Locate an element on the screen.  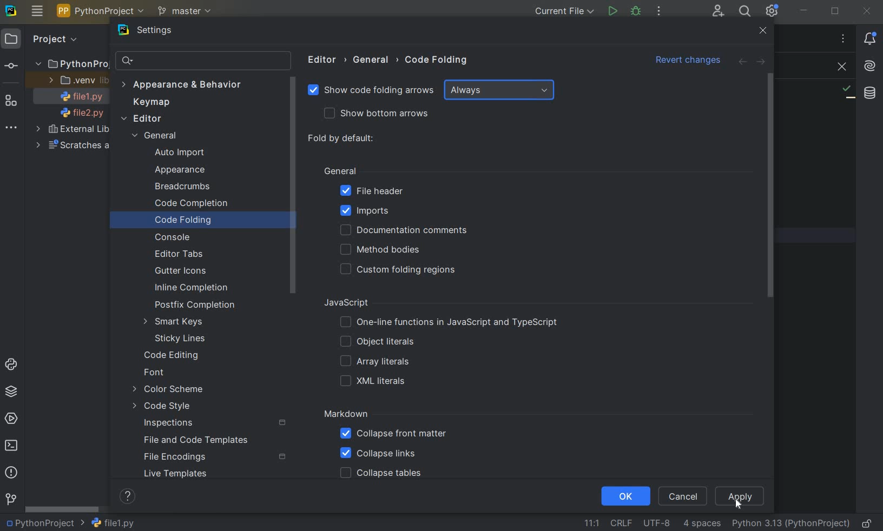
CODE EDITING is located at coordinates (174, 356).